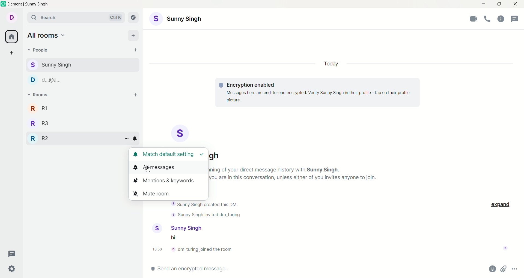 The width and height of the screenshot is (524, 278). Describe the element at coordinates (488, 19) in the screenshot. I see `voice call` at that location.